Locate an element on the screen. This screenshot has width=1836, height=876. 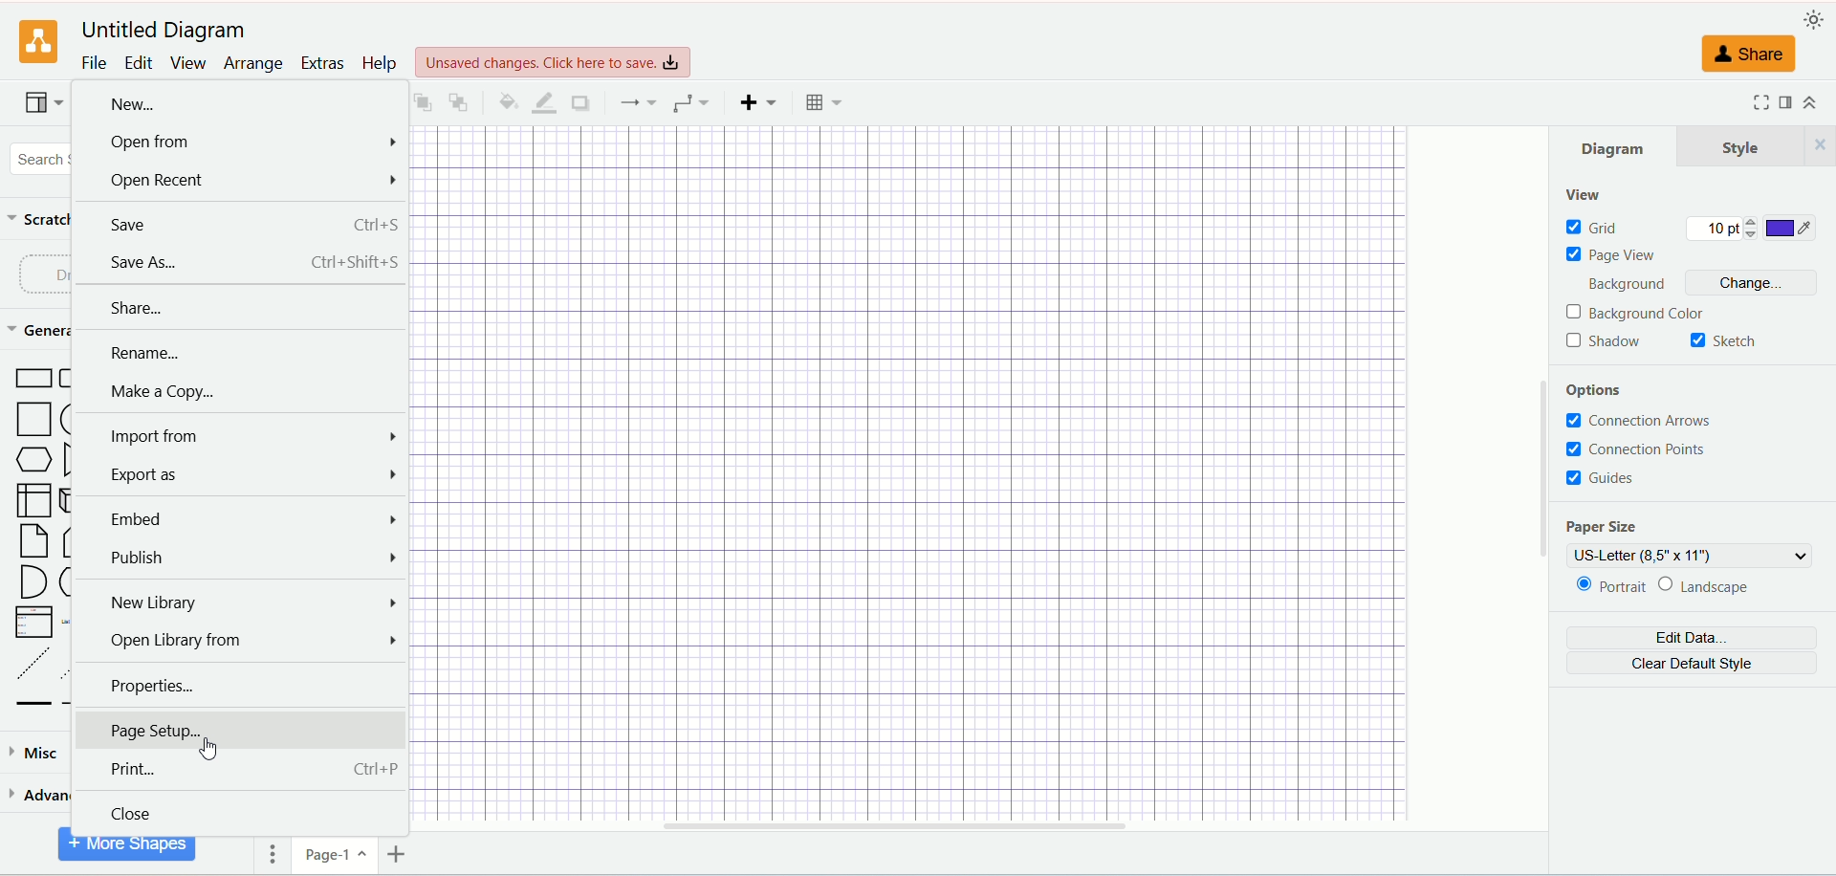
insert is located at coordinates (757, 100).